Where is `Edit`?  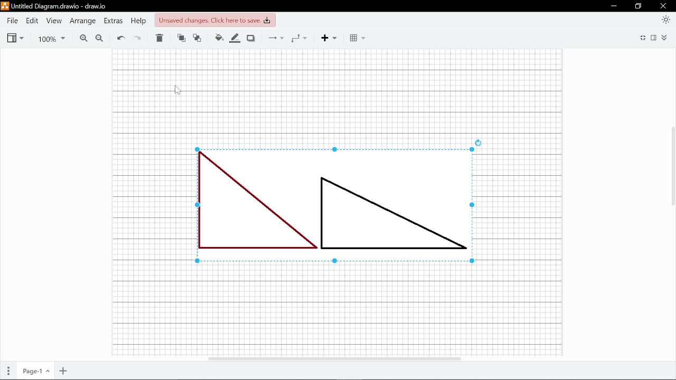
Edit is located at coordinates (32, 22).